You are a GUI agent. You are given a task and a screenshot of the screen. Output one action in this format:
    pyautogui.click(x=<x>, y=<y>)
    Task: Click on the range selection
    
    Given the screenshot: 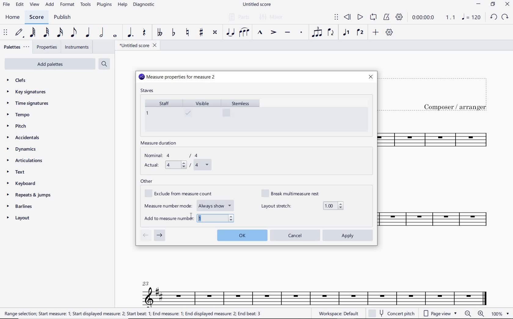 What is the action you would take?
    pyautogui.click(x=133, y=313)
    